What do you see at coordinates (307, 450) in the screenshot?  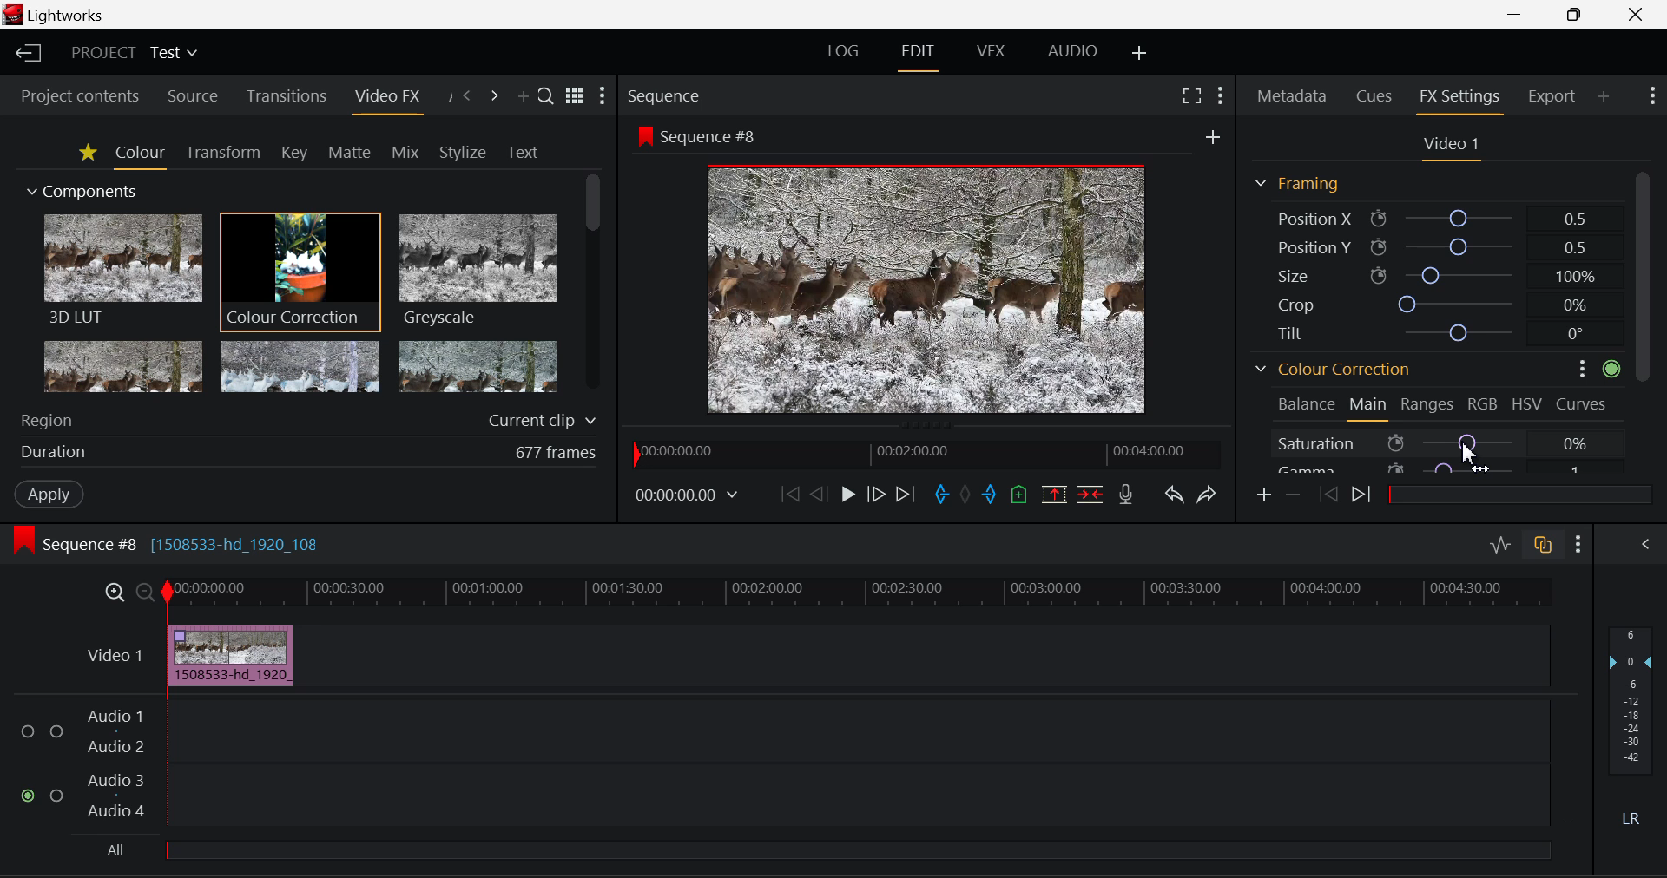 I see `Duration` at bounding box center [307, 450].